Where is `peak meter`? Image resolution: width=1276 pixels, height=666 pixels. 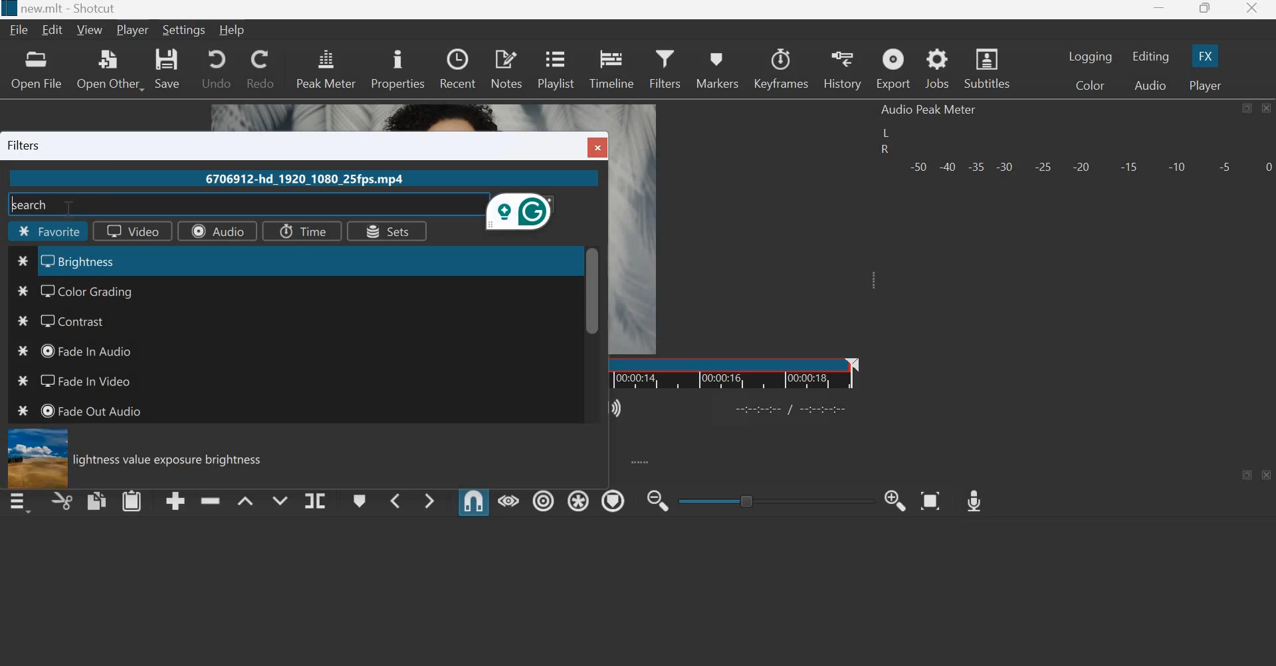
peak meter is located at coordinates (326, 68).